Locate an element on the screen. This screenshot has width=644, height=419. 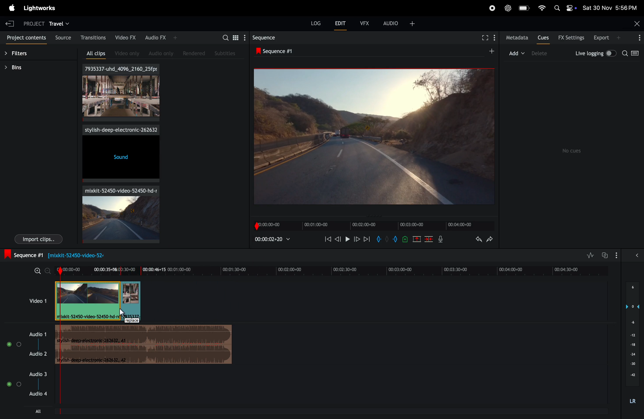
close is located at coordinates (636, 22).